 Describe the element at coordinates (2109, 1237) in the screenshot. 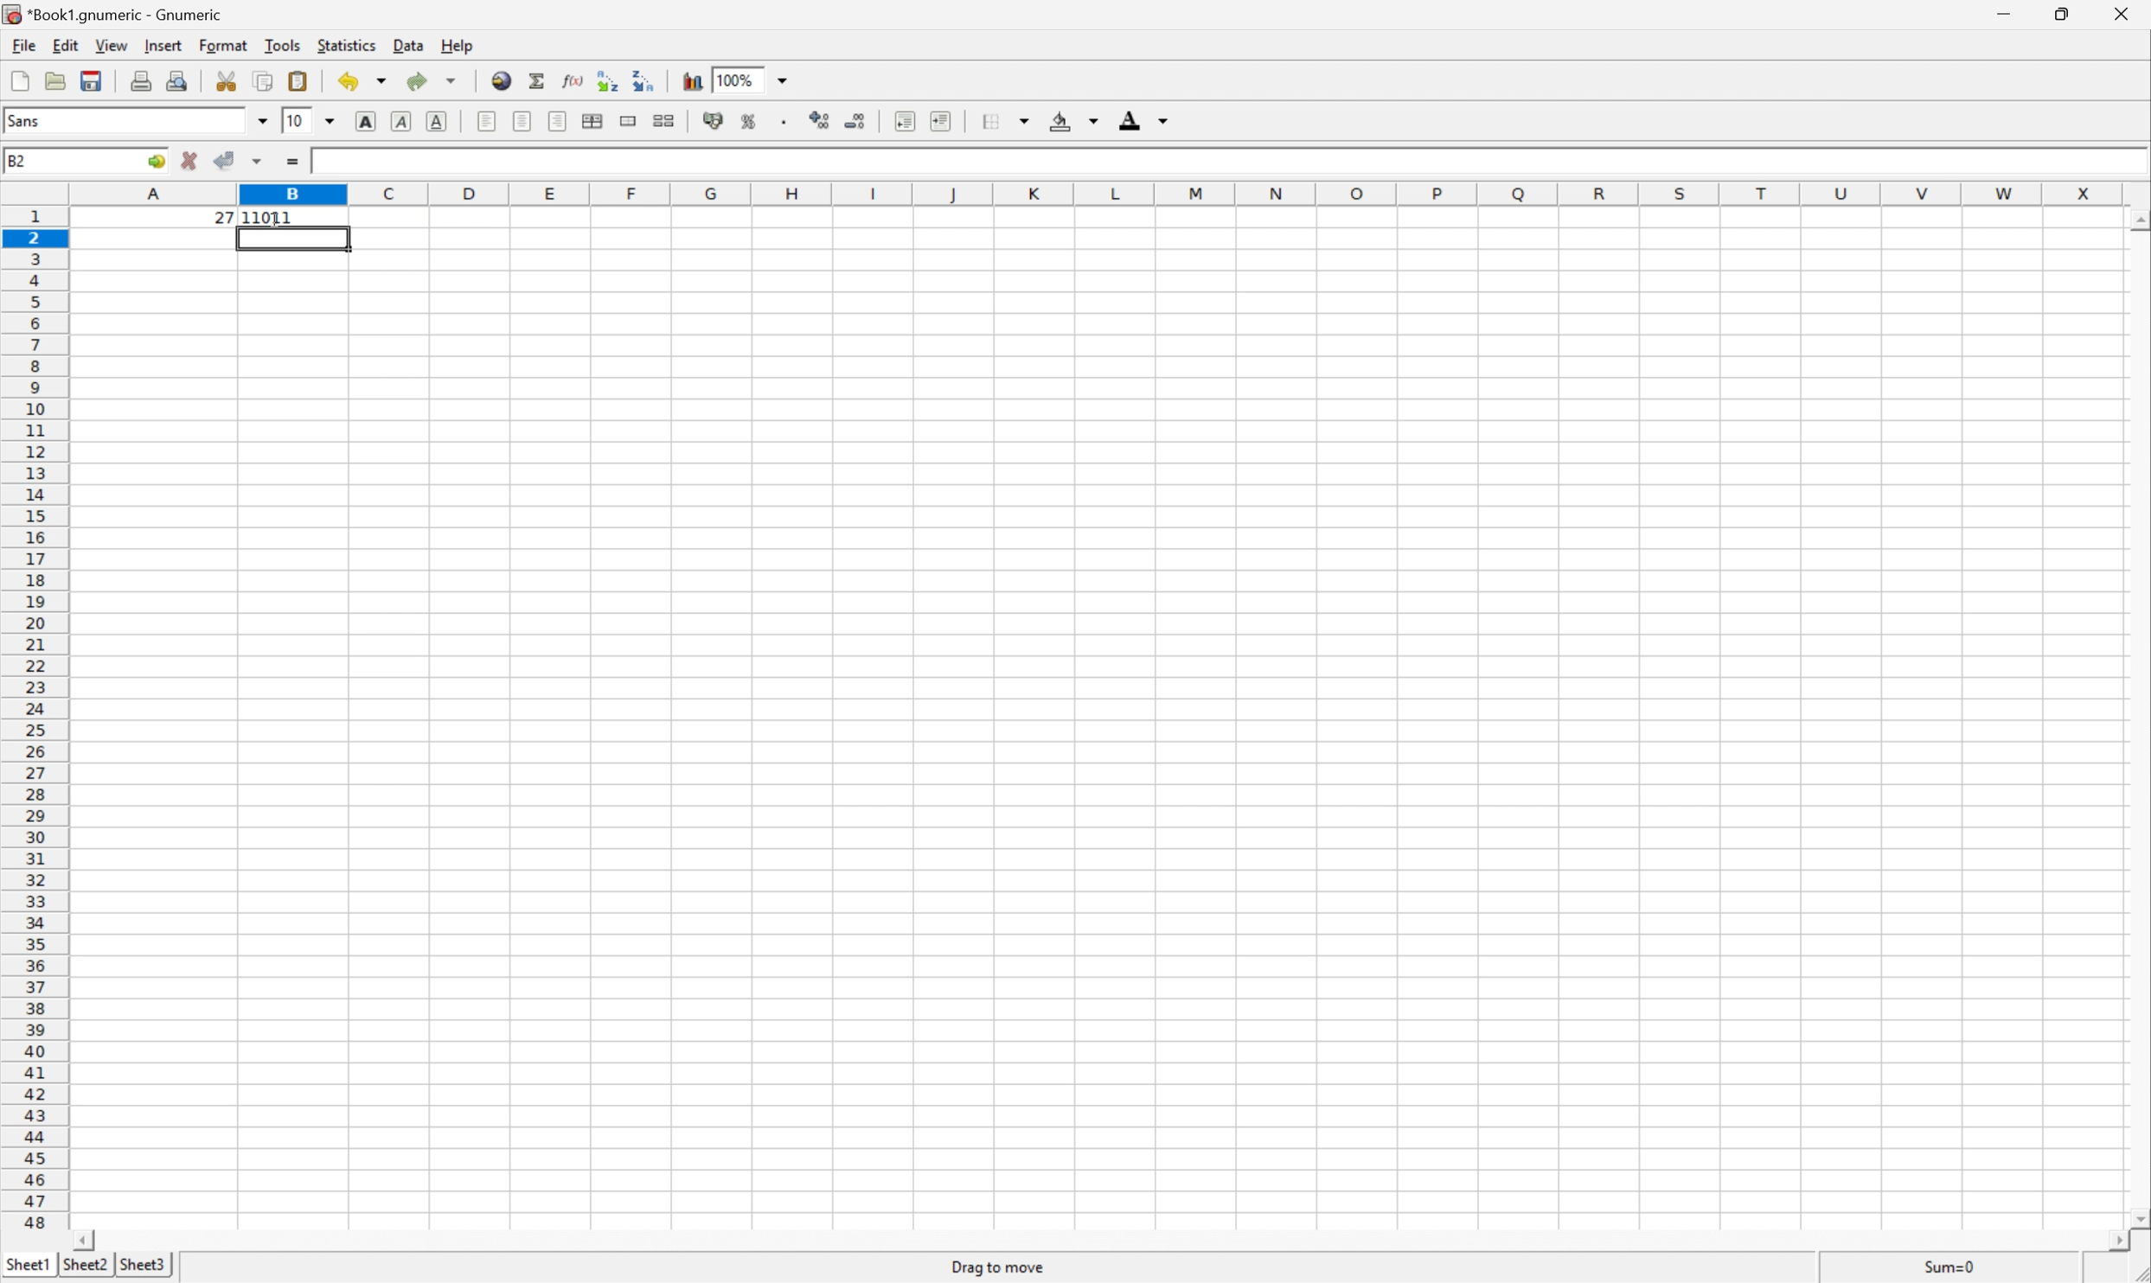

I see `Scroll Right` at that location.